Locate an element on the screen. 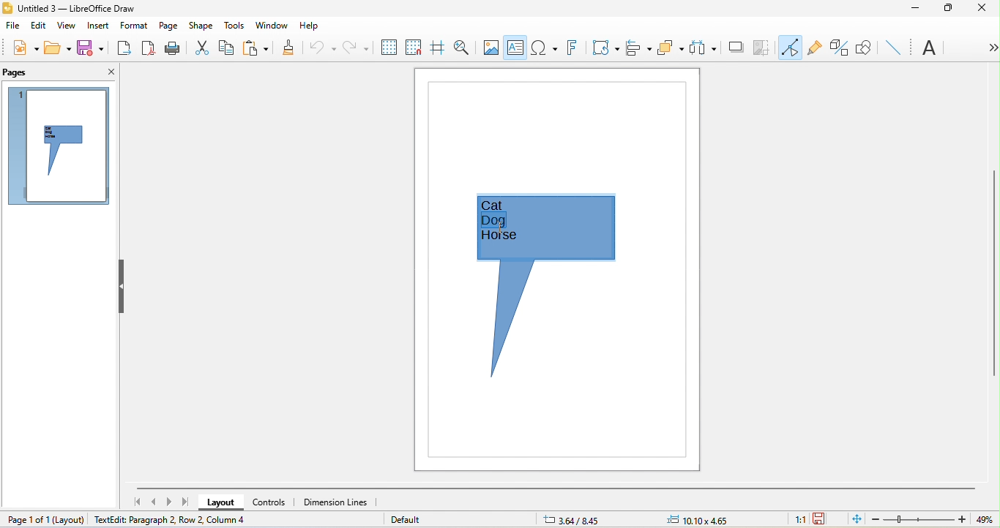 The width and height of the screenshot is (1000, 528). transformation is located at coordinates (605, 50).